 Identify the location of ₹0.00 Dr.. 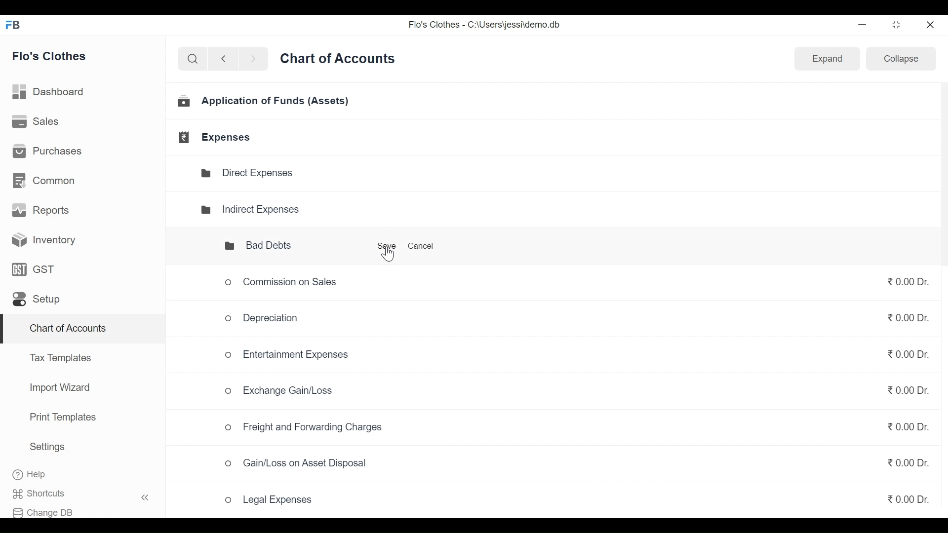
(907, 428).